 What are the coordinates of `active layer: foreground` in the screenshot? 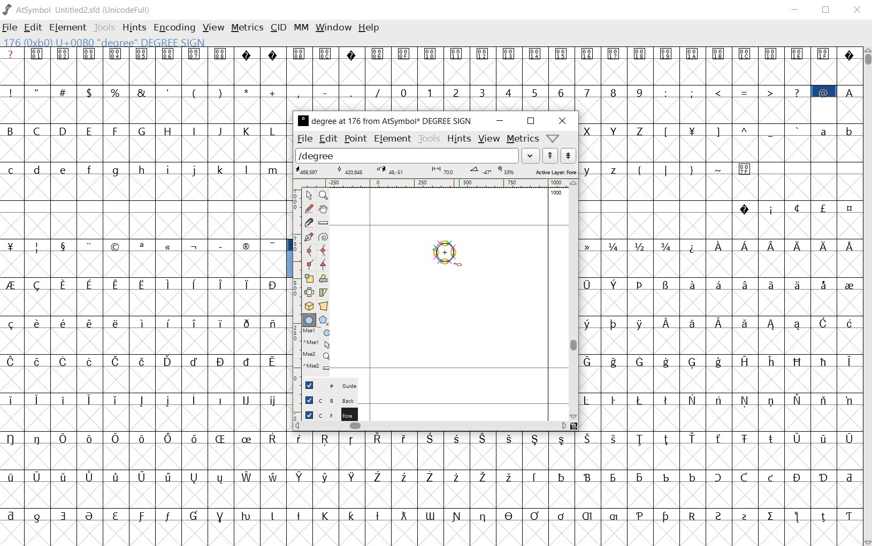 It's located at (435, 170).